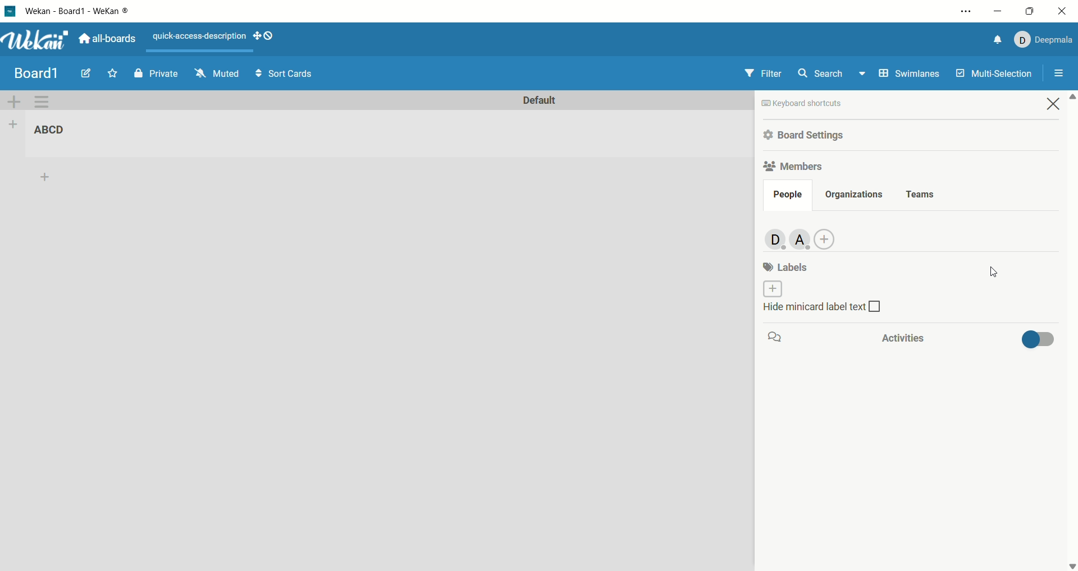  What do you see at coordinates (538, 101) in the screenshot?
I see `default` at bounding box center [538, 101].